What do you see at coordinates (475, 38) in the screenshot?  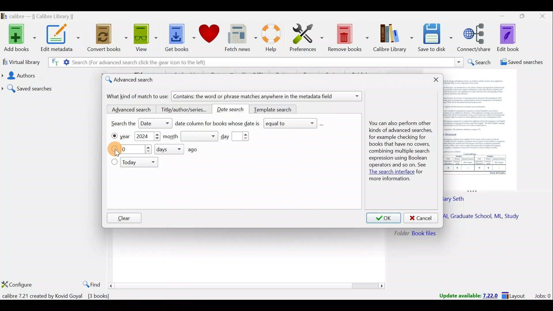 I see `Connect/share` at bounding box center [475, 38].